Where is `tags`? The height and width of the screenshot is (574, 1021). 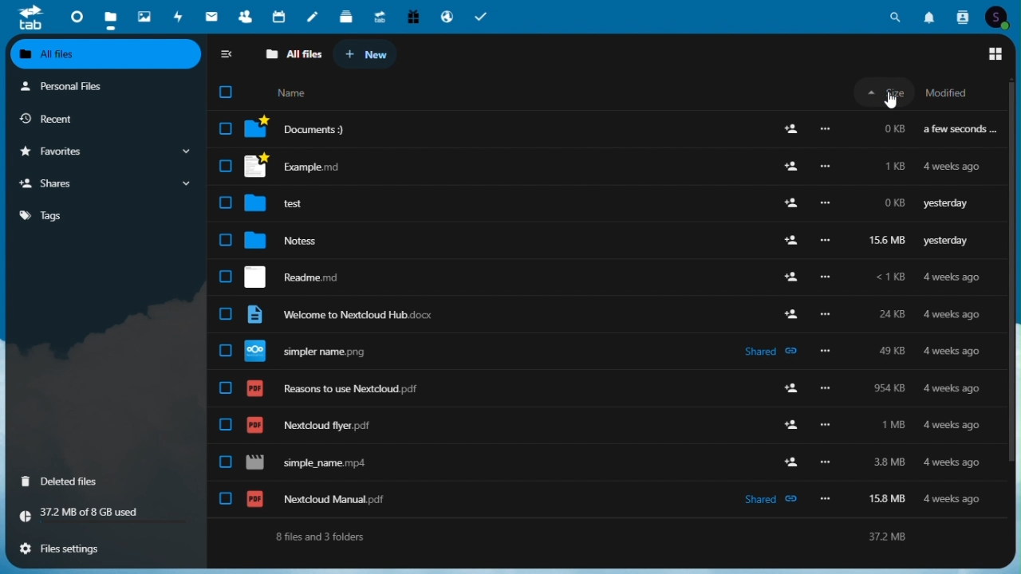
tags is located at coordinates (104, 216).